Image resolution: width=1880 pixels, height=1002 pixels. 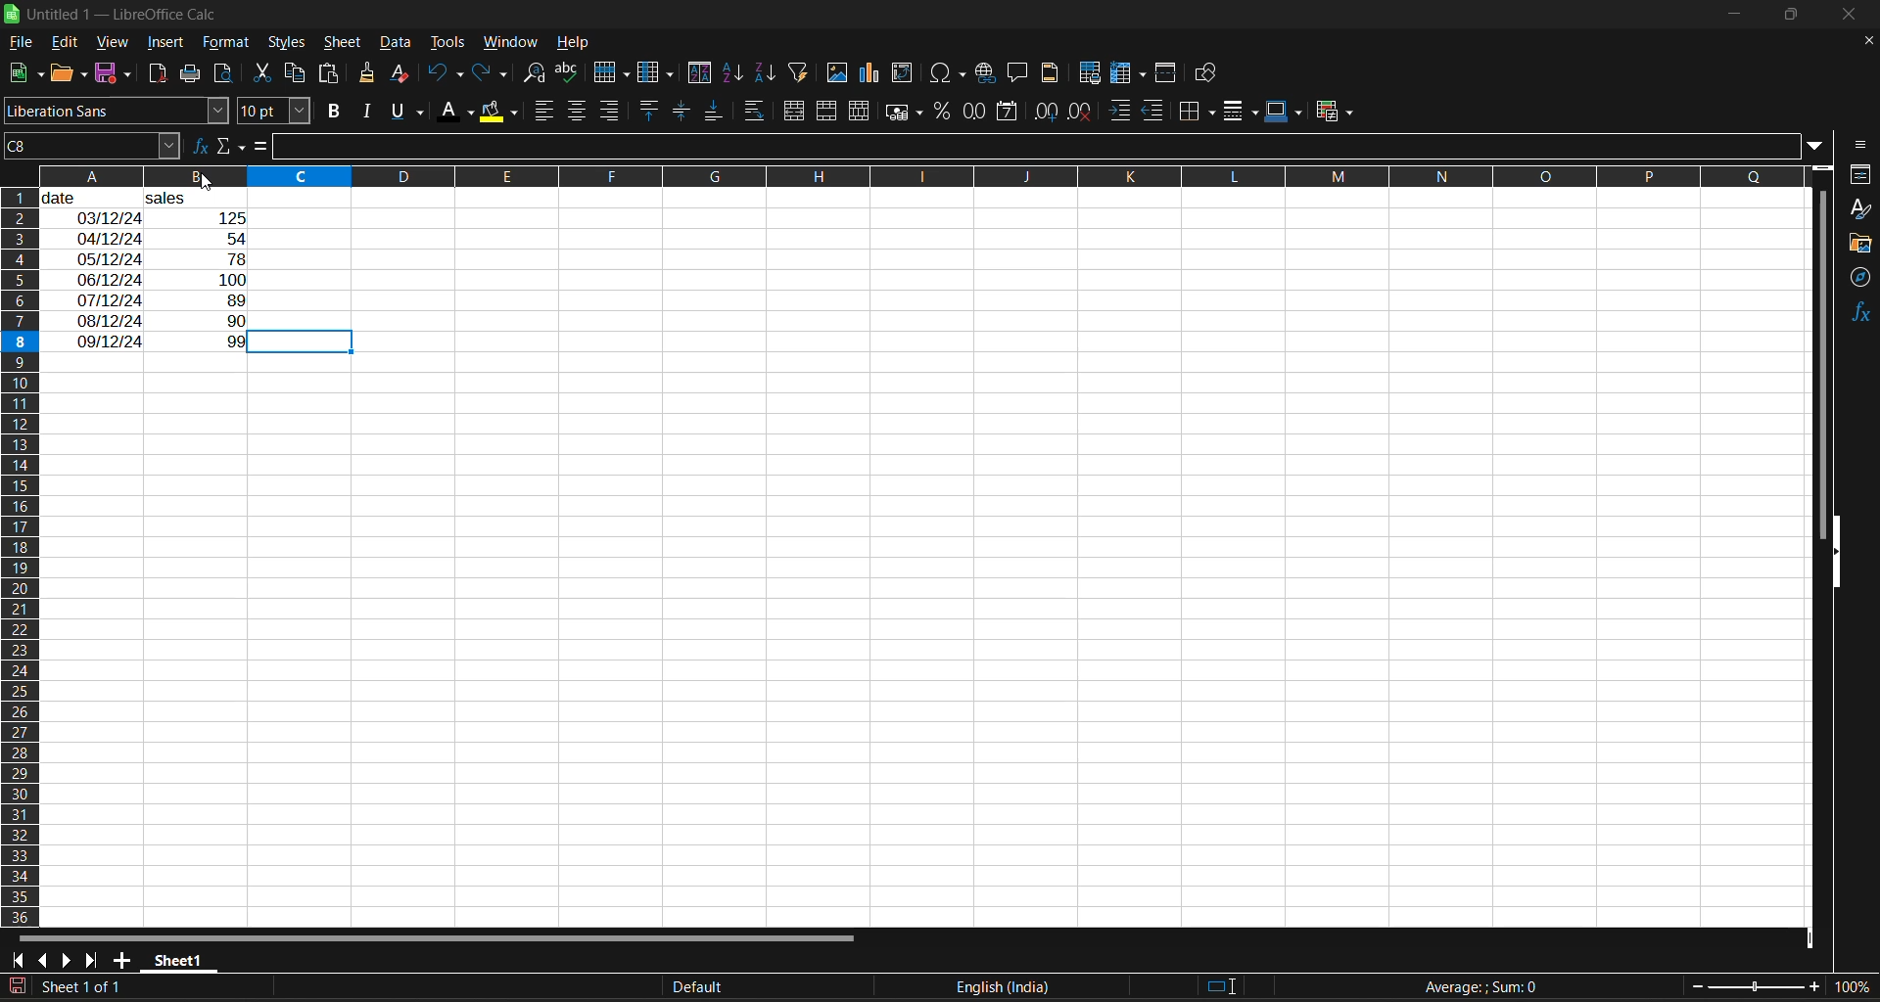 What do you see at coordinates (903, 72) in the screenshot?
I see `insert or edit pivot table` at bounding box center [903, 72].